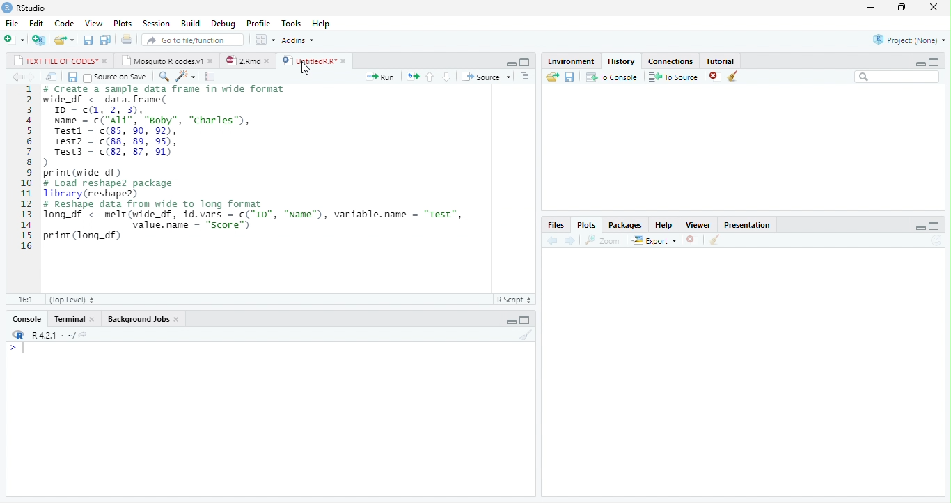  What do you see at coordinates (320, 24) in the screenshot?
I see `Help` at bounding box center [320, 24].